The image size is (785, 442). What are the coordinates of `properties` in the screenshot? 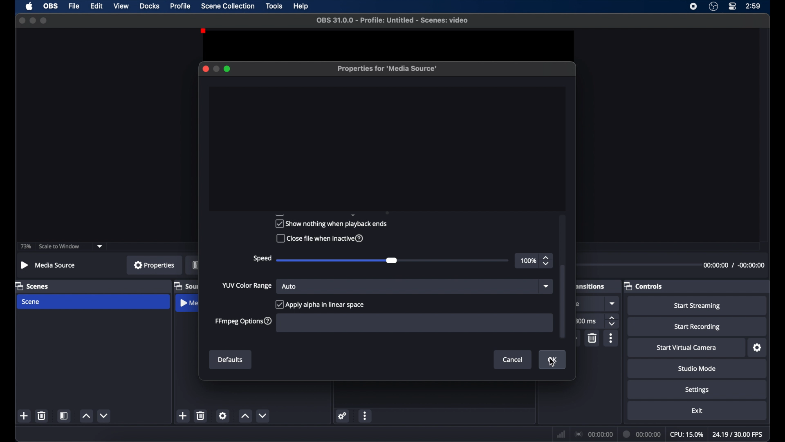 It's located at (154, 265).